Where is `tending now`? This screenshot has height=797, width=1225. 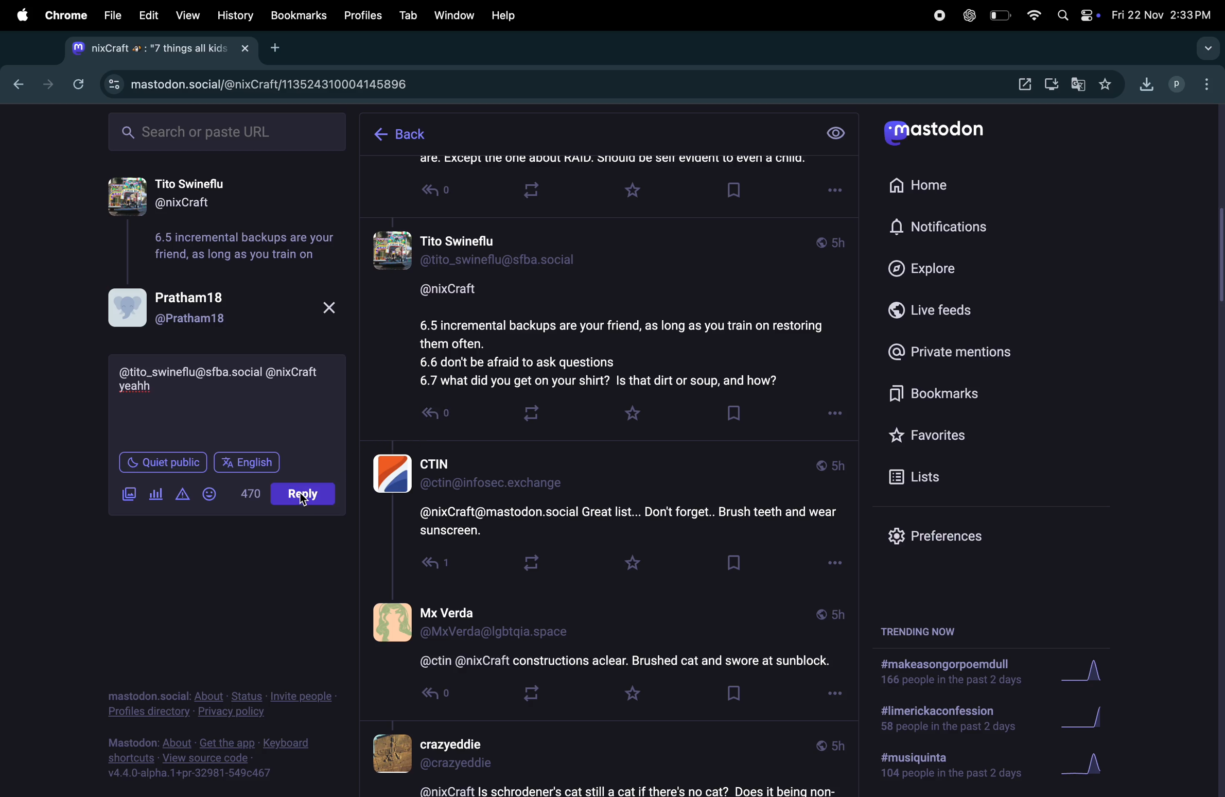 tending now is located at coordinates (926, 632).